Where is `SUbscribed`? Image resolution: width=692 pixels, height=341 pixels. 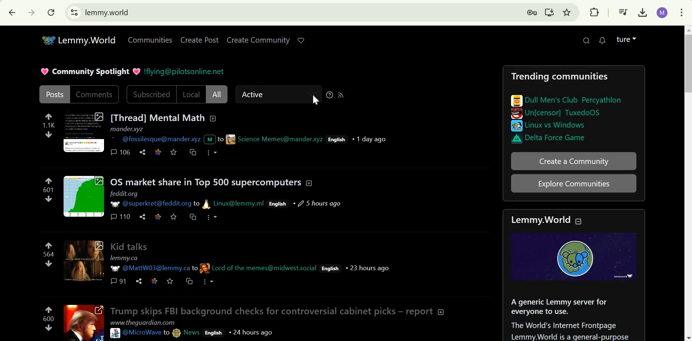
SUbscribed is located at coordinates (151, 94).